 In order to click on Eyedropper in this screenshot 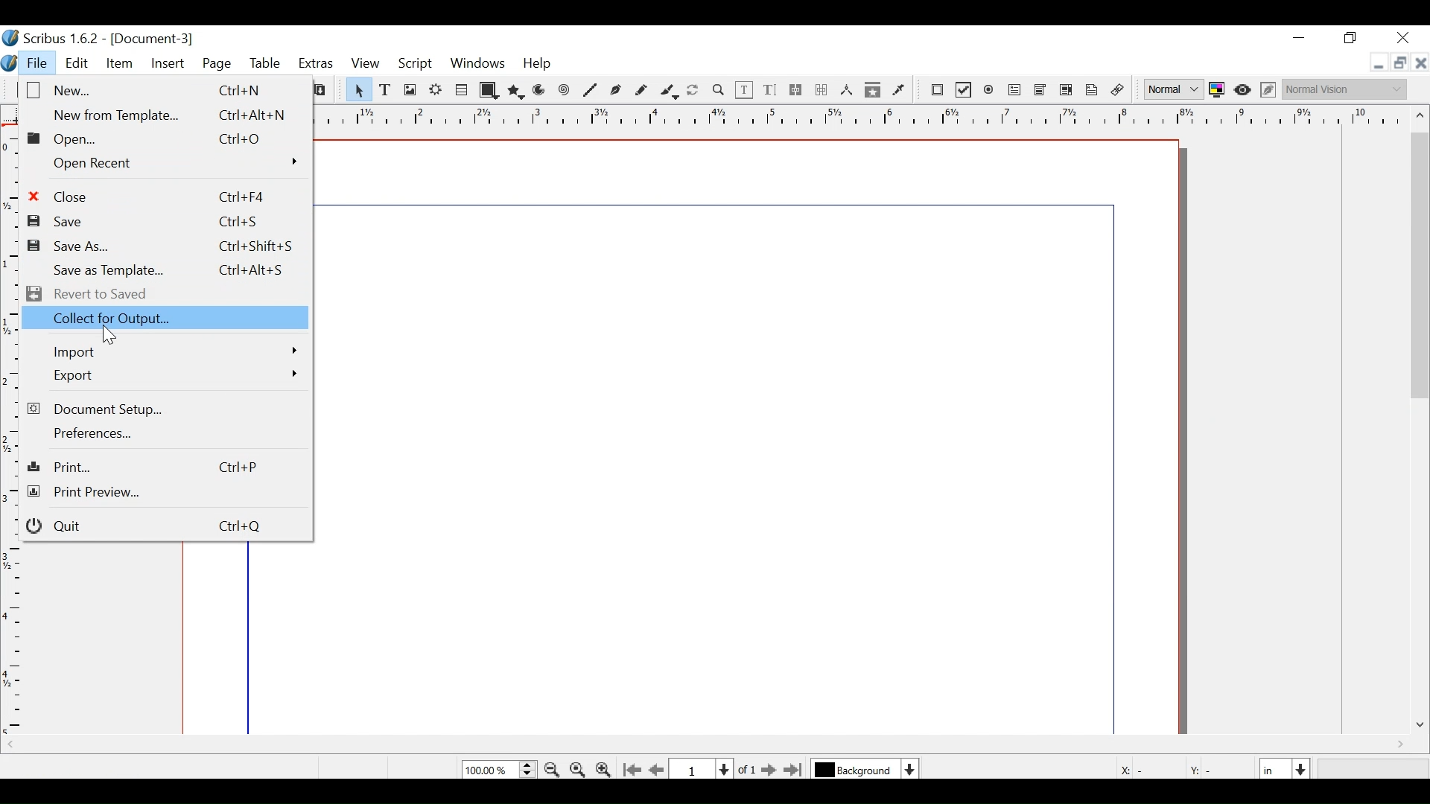, I will do `click(899, 90)`.